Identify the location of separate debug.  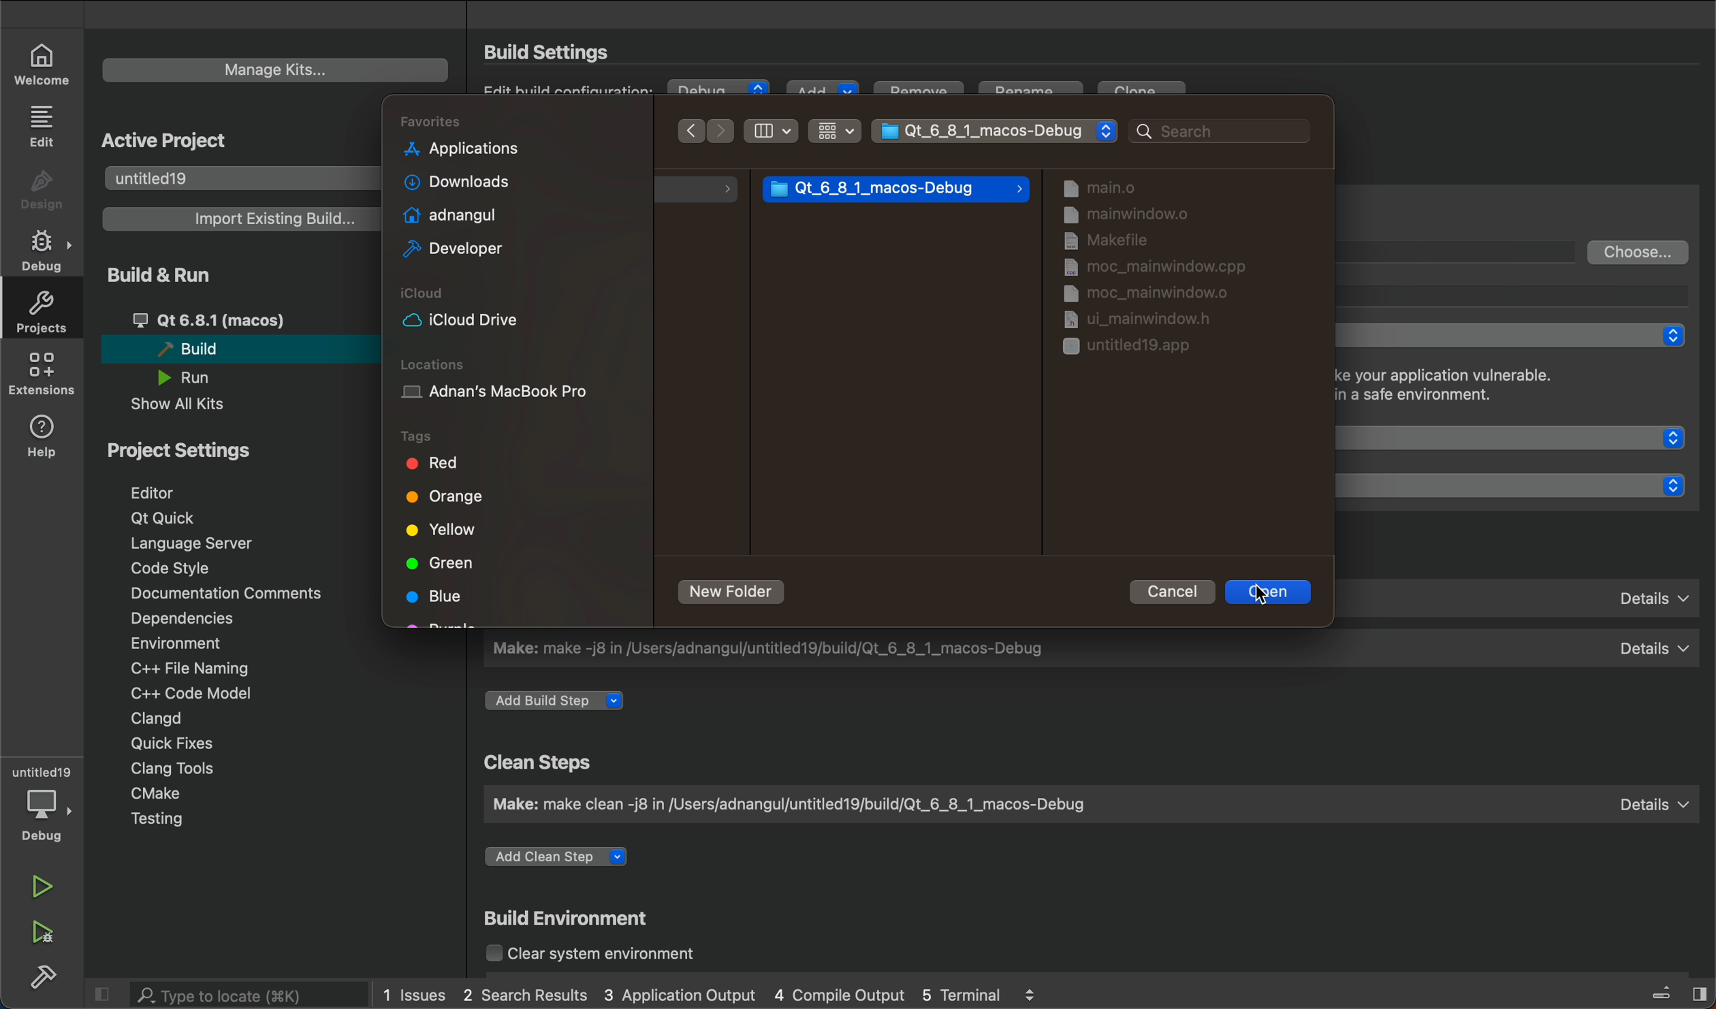
(1517, 336).